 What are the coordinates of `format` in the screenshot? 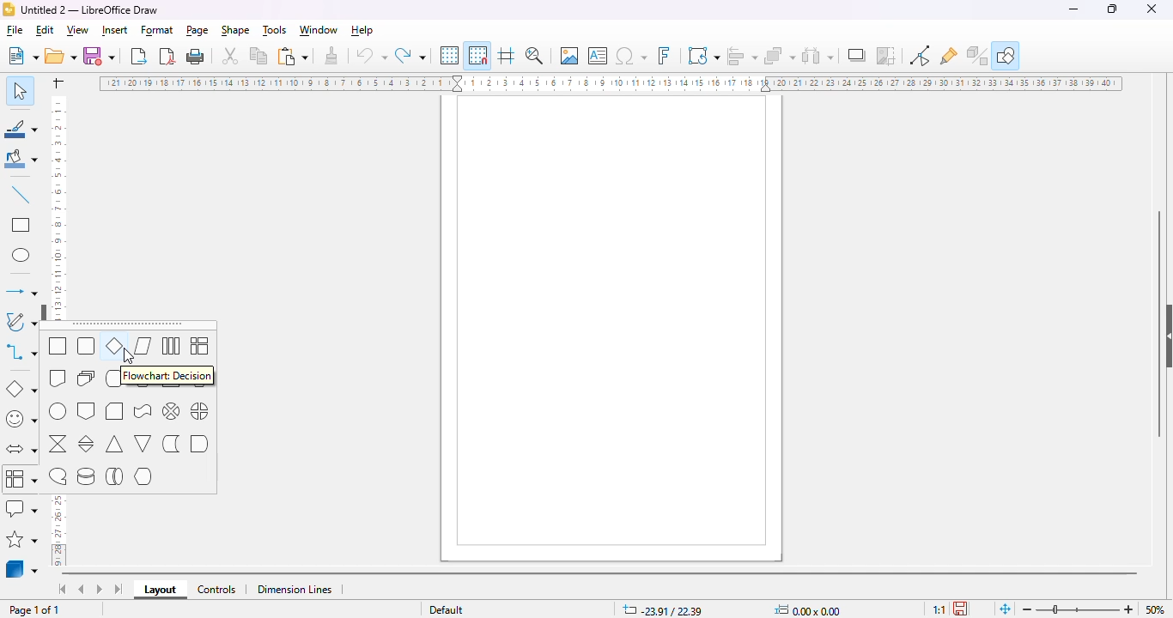 It's located at (158, 31).